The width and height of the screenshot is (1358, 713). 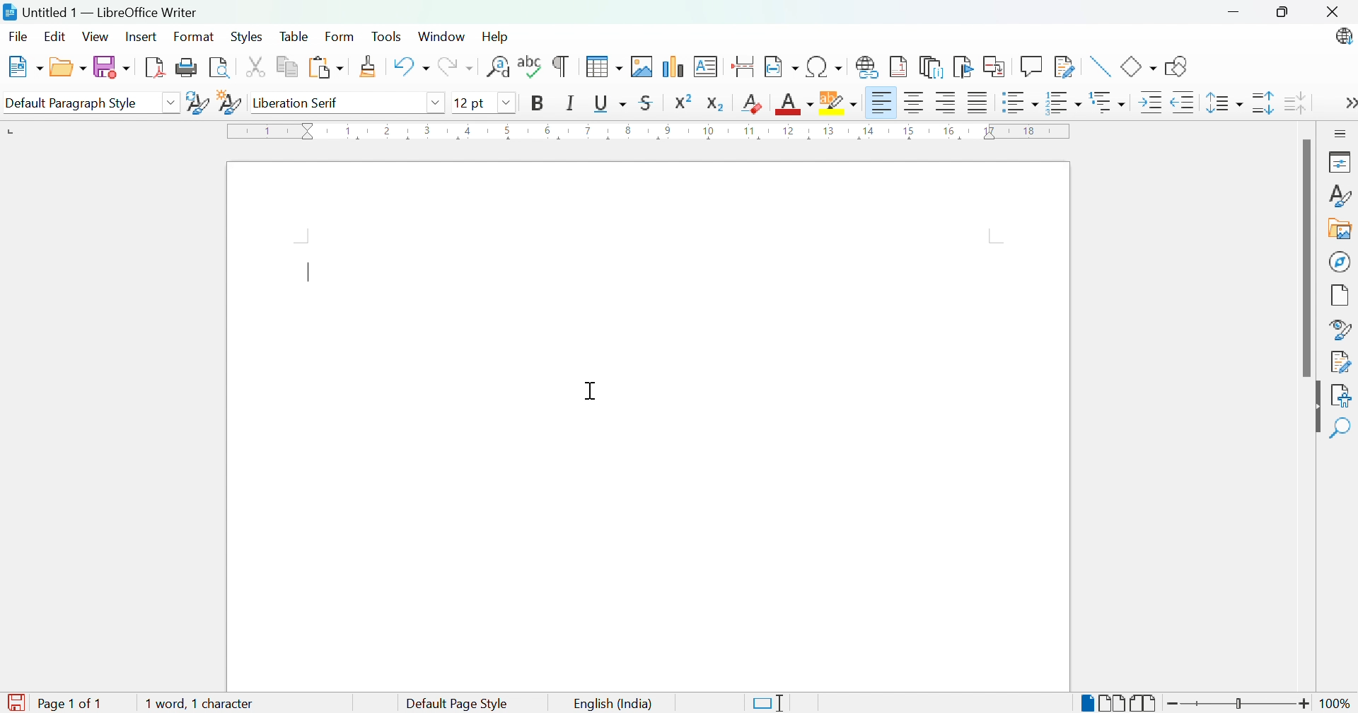 What do you see at coordinates (1340, 297) in the screenshot?
I see `Page` at bounding box center [1340, 297].